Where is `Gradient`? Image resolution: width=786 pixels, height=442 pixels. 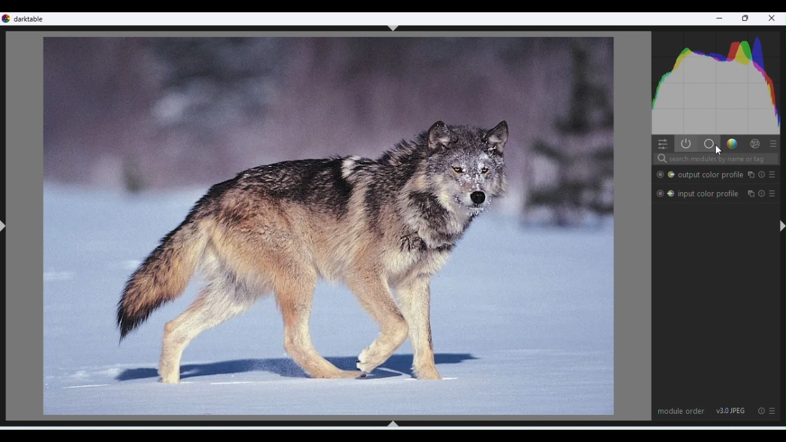 Gradient is located at coordinates (731, 142).